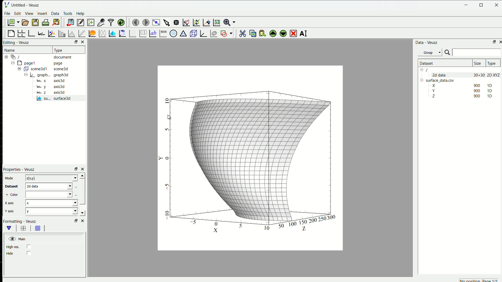 Image resolution: width=502 pixels, height=282 pixels. What do you see at coordinates (253, 33) in the screenshot?
I see `copy the selected widget` at bounding box center [253, 33].